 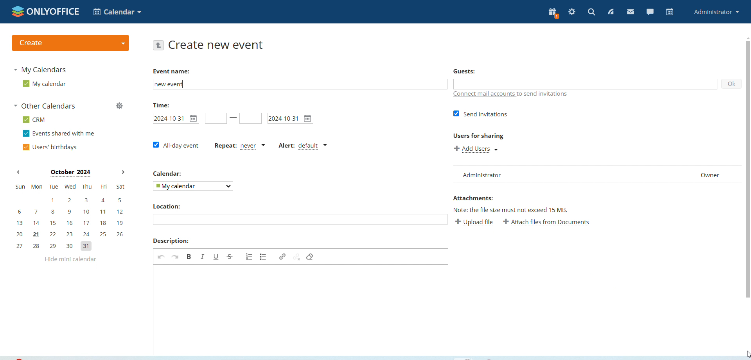 What do you see at coordinates (171, 72) in the screenshot?
I see `Event name` at bounding box center [171, 72].